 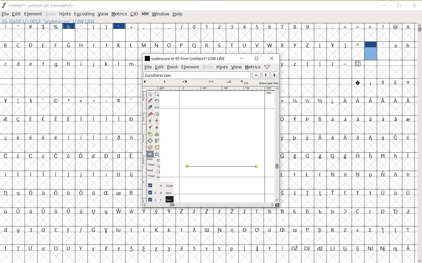 I want to click on HINTS, so click(x=65, y=14).